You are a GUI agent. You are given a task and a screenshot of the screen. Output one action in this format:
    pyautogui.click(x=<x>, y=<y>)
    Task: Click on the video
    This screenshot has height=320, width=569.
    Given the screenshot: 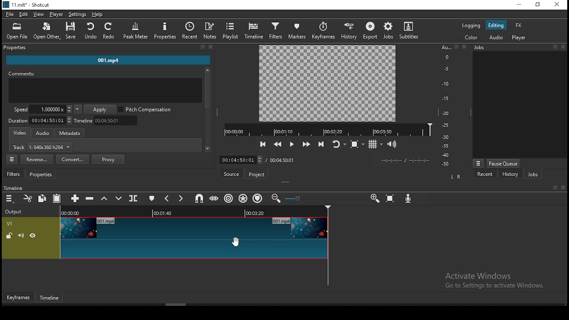 What is the action you would take?
    pyautogui.click(x=20, y=134)
    